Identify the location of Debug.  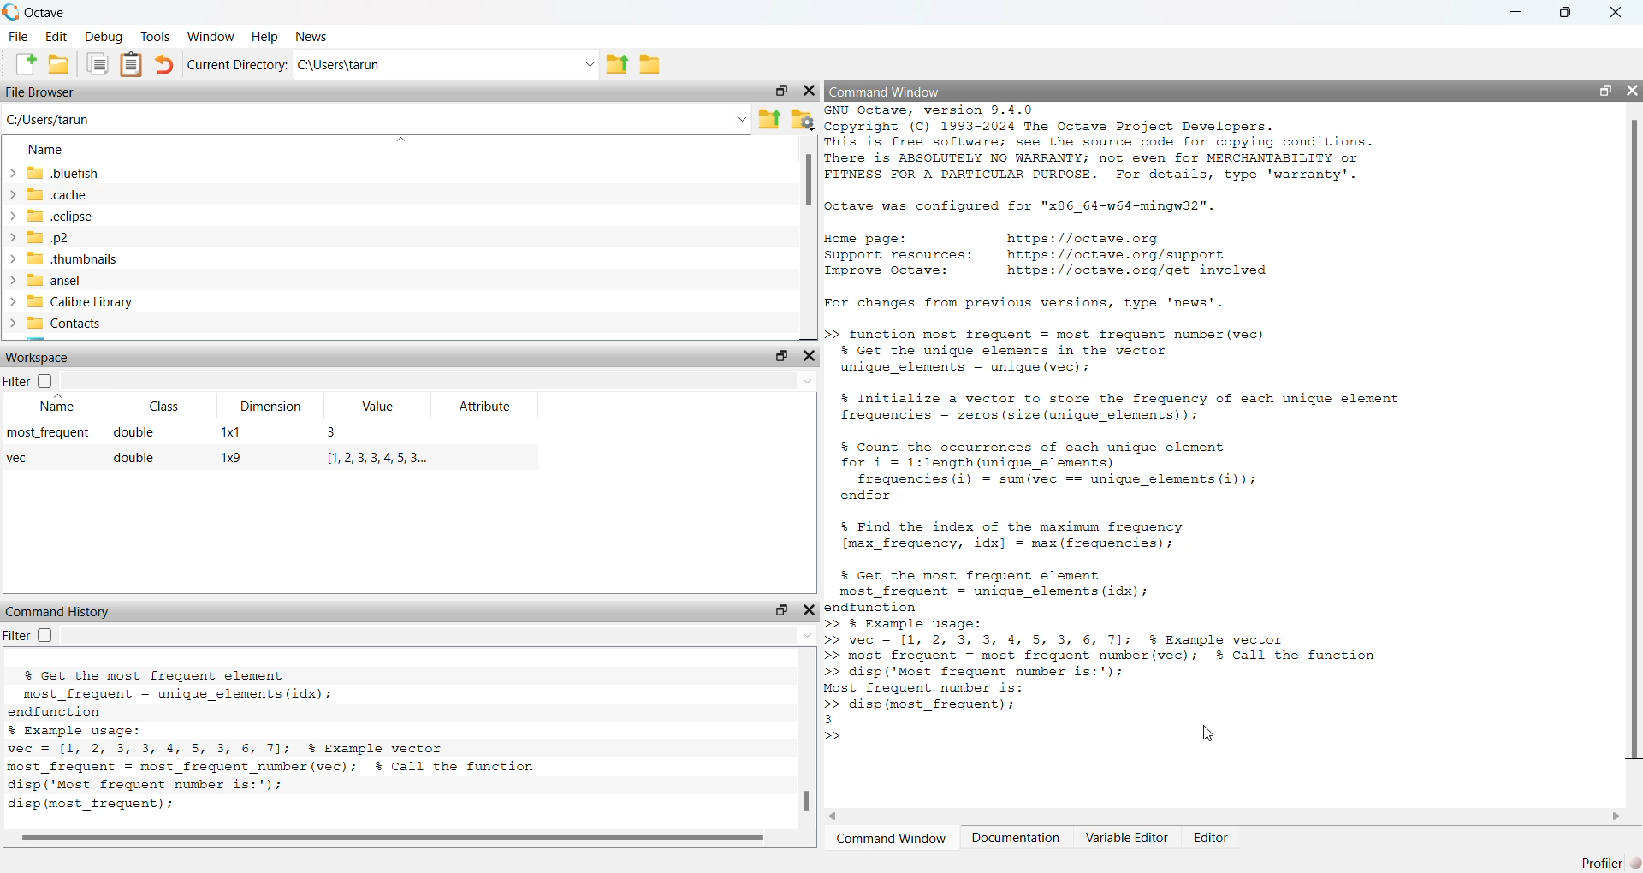
(104, 36).